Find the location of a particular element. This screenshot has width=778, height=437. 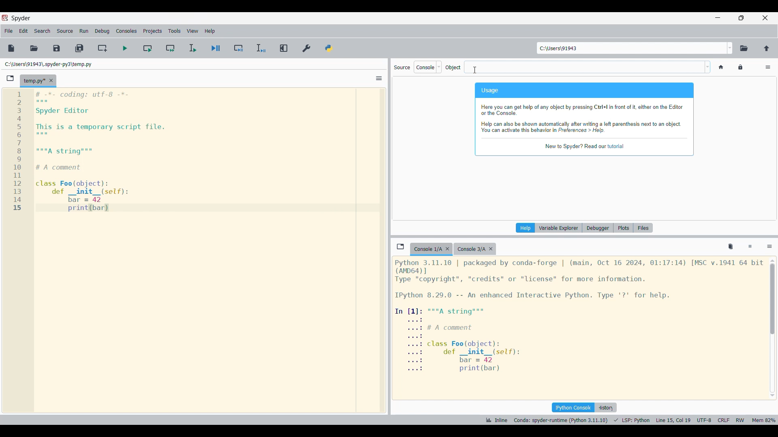

Inline  is located at coordinates (498, 418).